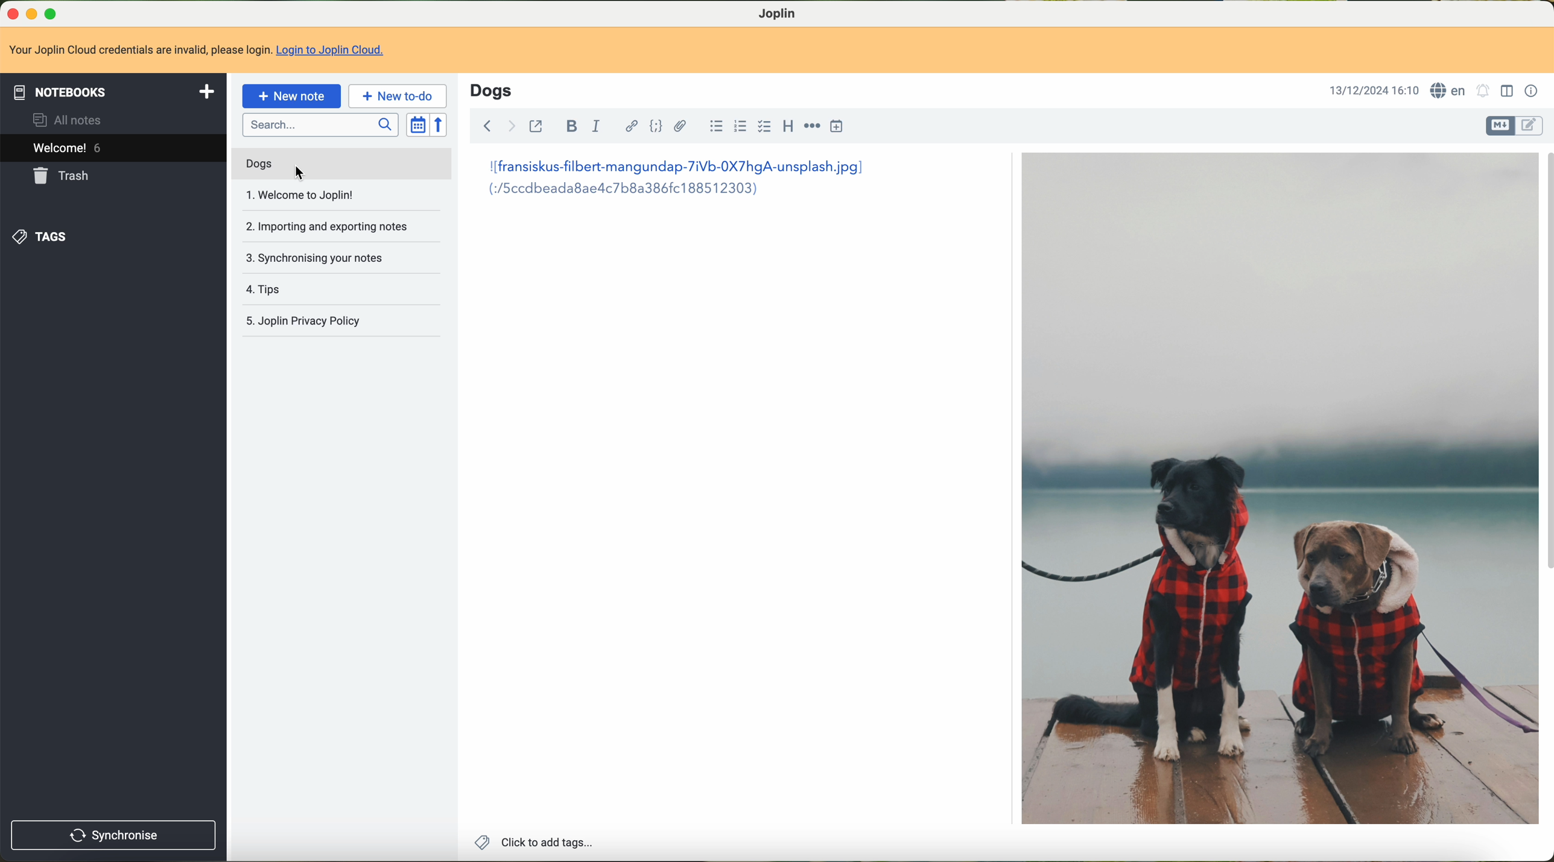  I want to click on synchronise, so click(113, 835).